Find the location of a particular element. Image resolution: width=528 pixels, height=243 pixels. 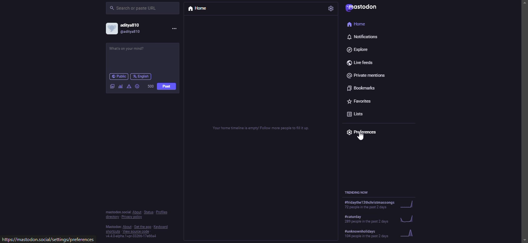

settings is located at coordinates (331, 8).